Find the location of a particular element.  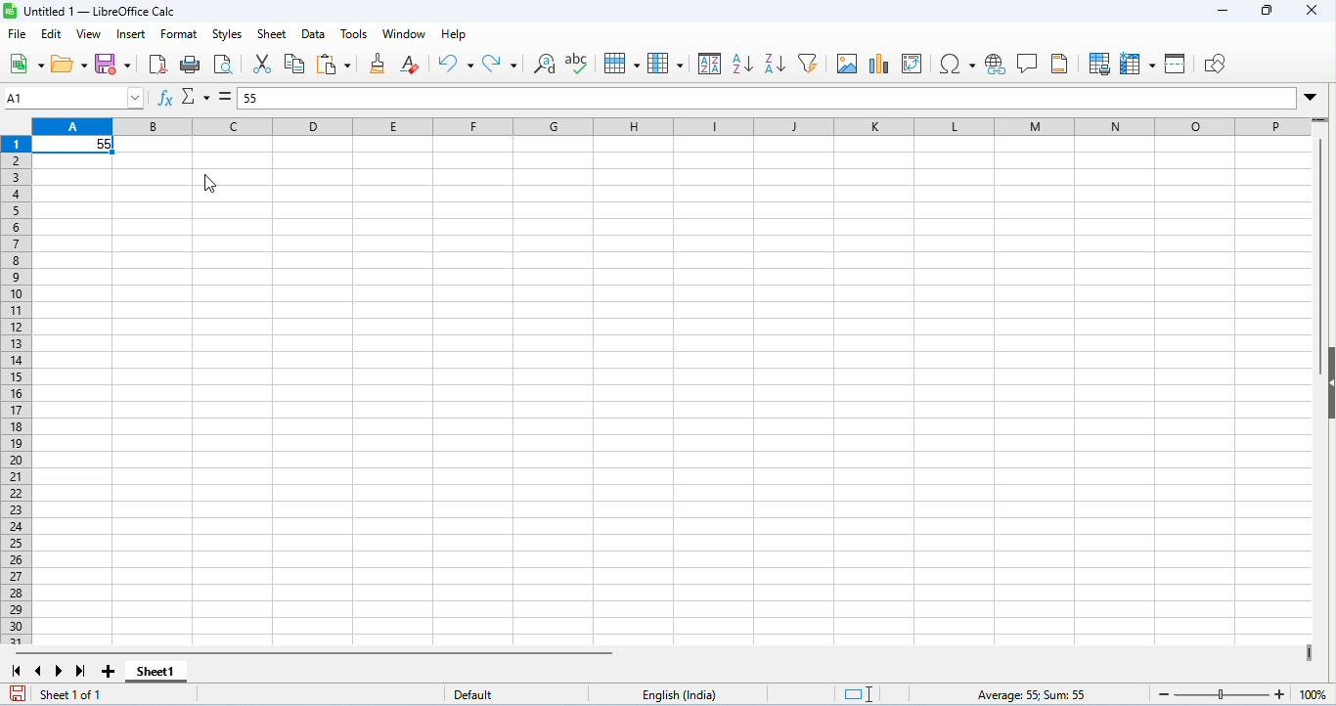

english is located at coordinates (683, 695).